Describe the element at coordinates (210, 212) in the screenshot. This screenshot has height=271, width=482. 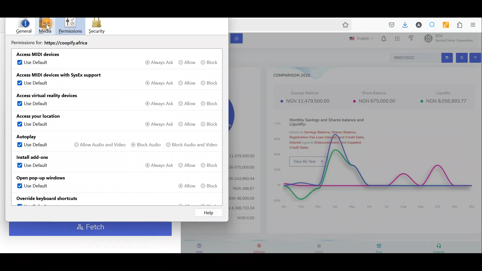
I see `Help` at that location.